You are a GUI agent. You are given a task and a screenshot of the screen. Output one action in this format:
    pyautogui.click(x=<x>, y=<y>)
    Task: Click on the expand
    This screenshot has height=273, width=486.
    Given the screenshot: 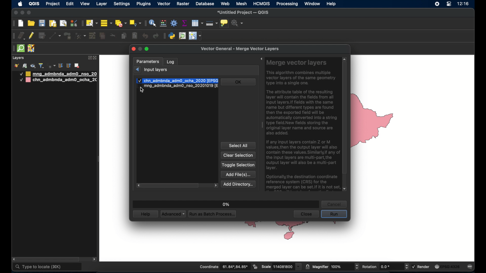 What is the action you would take?
    pyautogui.click(x=260, y=59)
    